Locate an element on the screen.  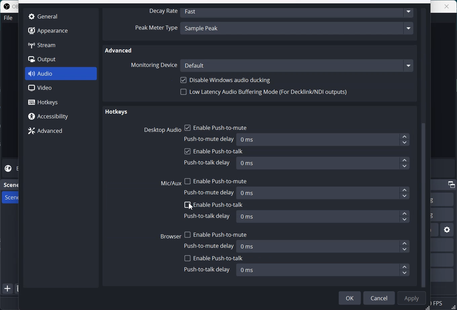
Hotkeys is located at coordinates (116, 113).